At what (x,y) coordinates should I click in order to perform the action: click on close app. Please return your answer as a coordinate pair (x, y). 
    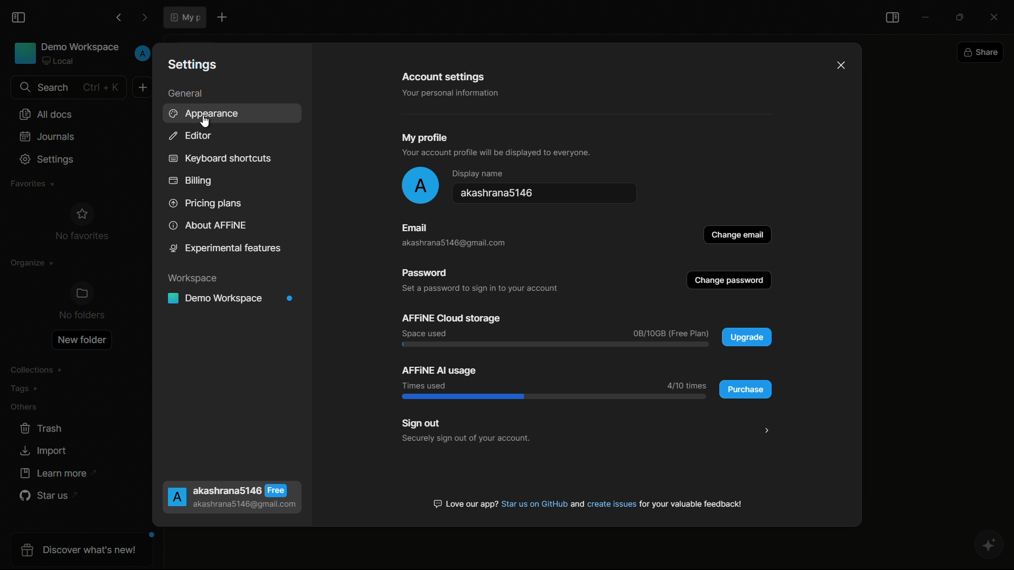
    Looking at the image, I should click on (998, 15).